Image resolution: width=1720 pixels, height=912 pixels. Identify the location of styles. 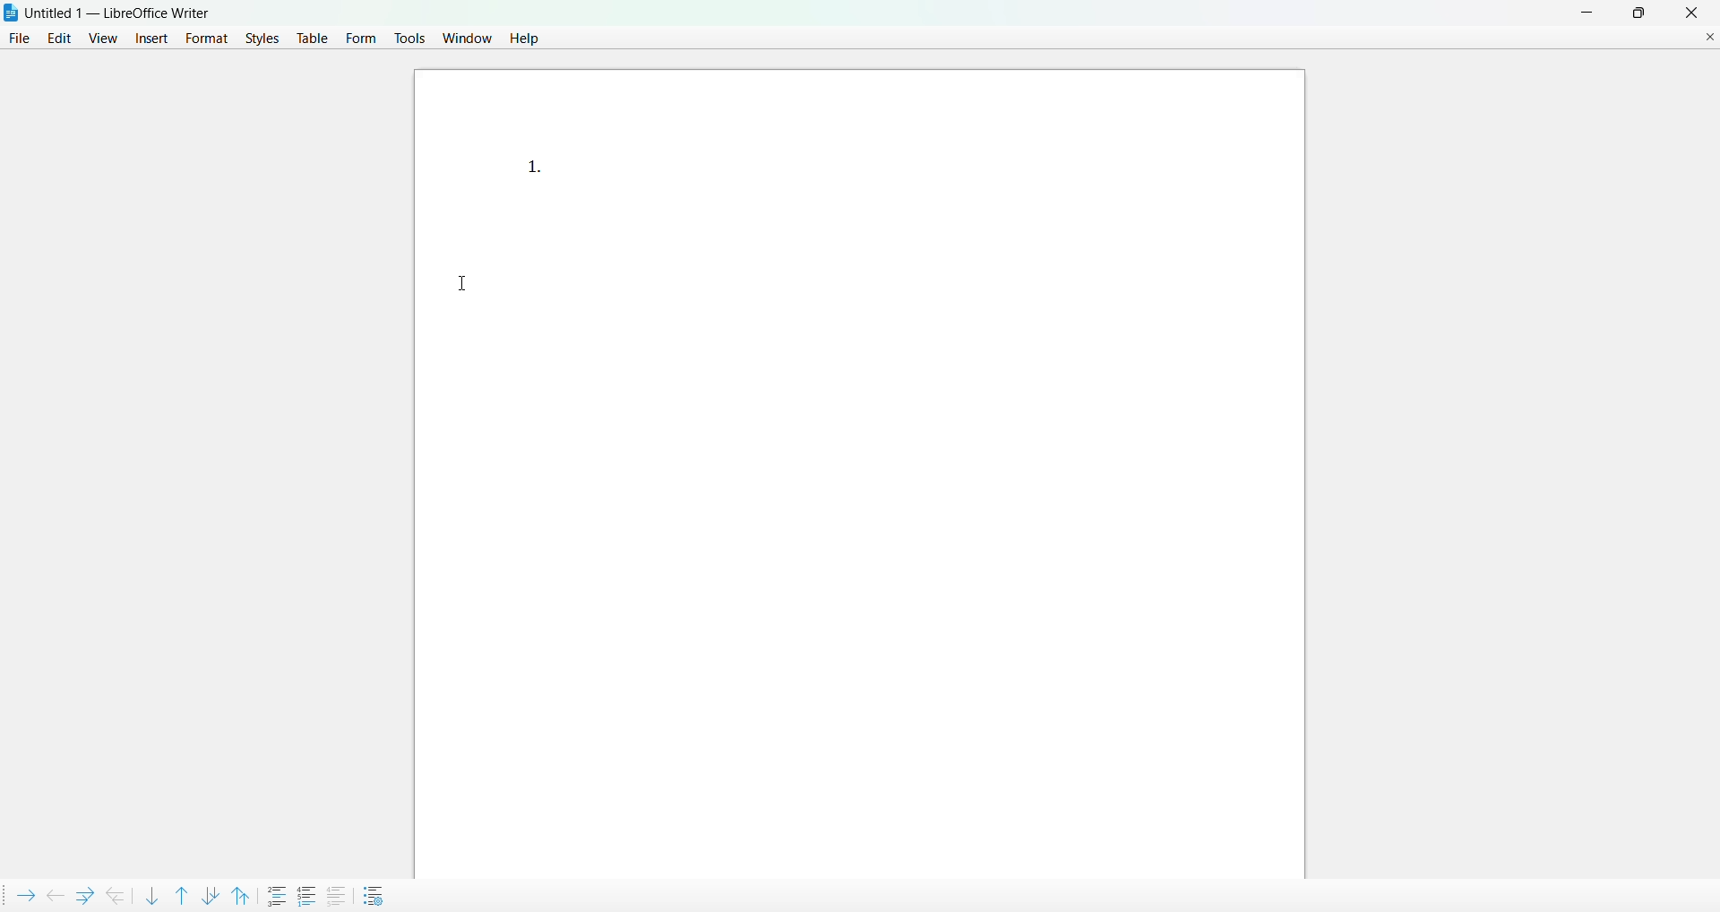
(259, 39).